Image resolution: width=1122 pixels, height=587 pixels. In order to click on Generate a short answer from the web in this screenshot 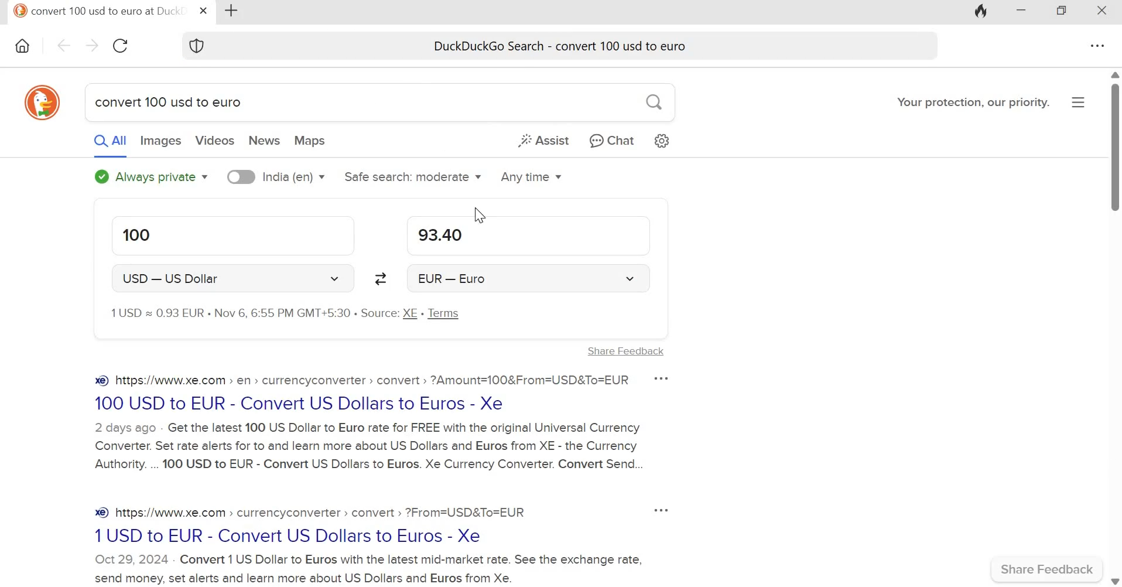, I will do `click(542, 139)`.